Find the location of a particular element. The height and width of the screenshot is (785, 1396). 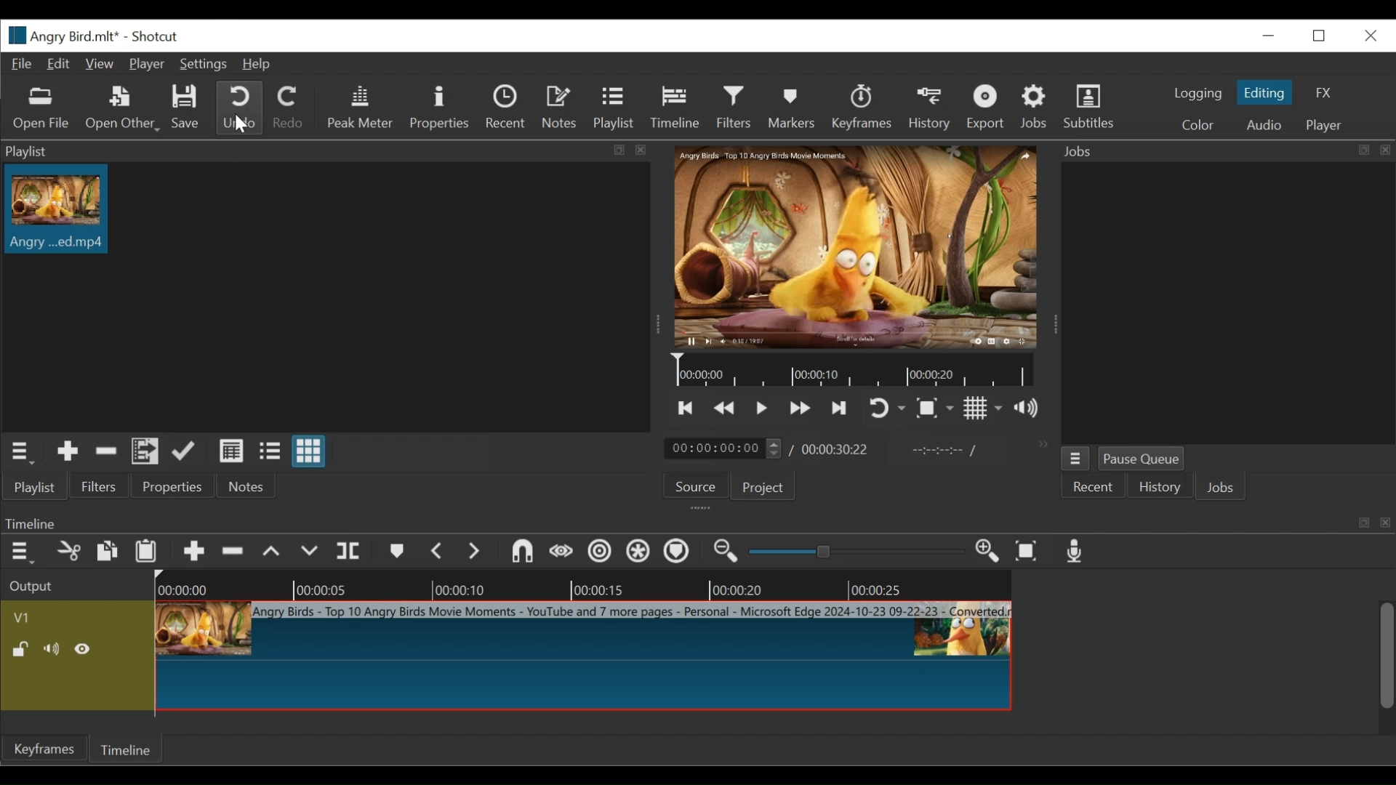

Save is located at coordinates (184, 107).